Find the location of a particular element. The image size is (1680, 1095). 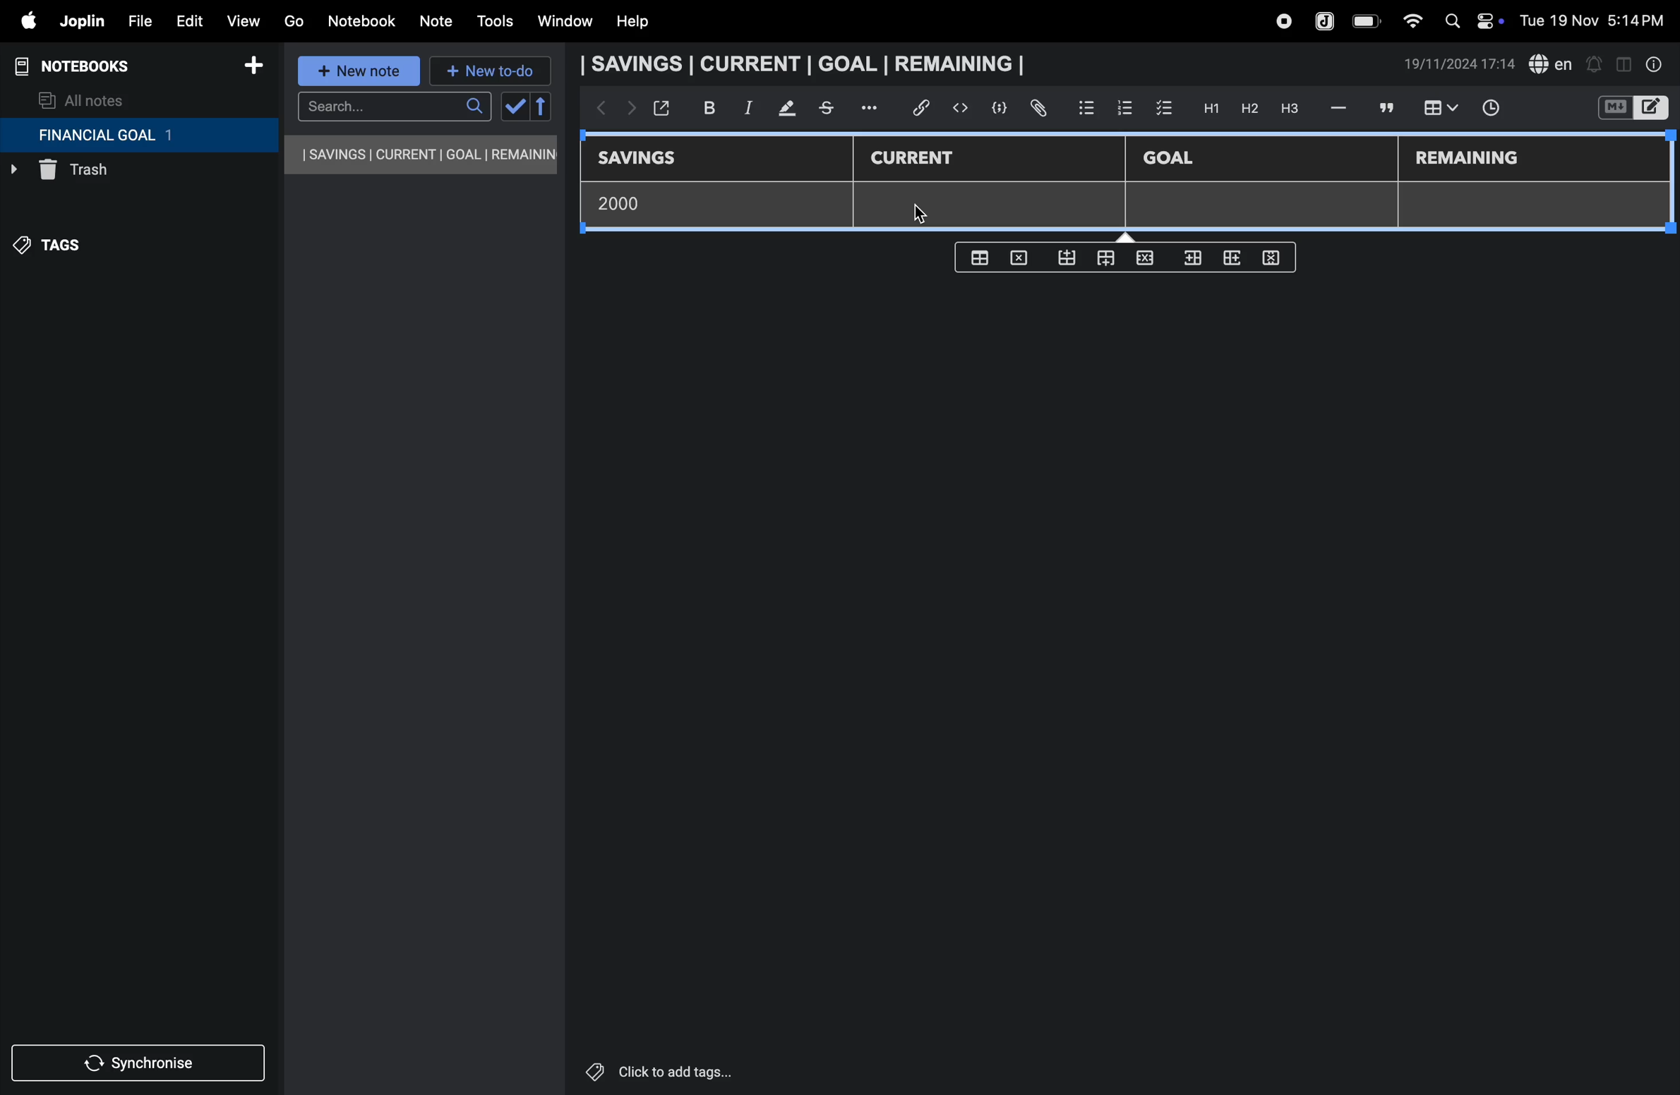

notebooks is located at coordinates (85, 66).